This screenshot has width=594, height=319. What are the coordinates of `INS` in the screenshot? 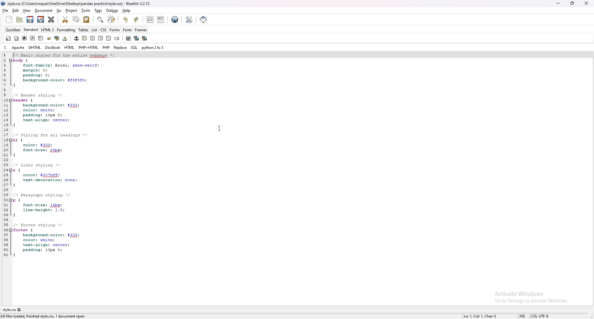 It's located at (524, 316).